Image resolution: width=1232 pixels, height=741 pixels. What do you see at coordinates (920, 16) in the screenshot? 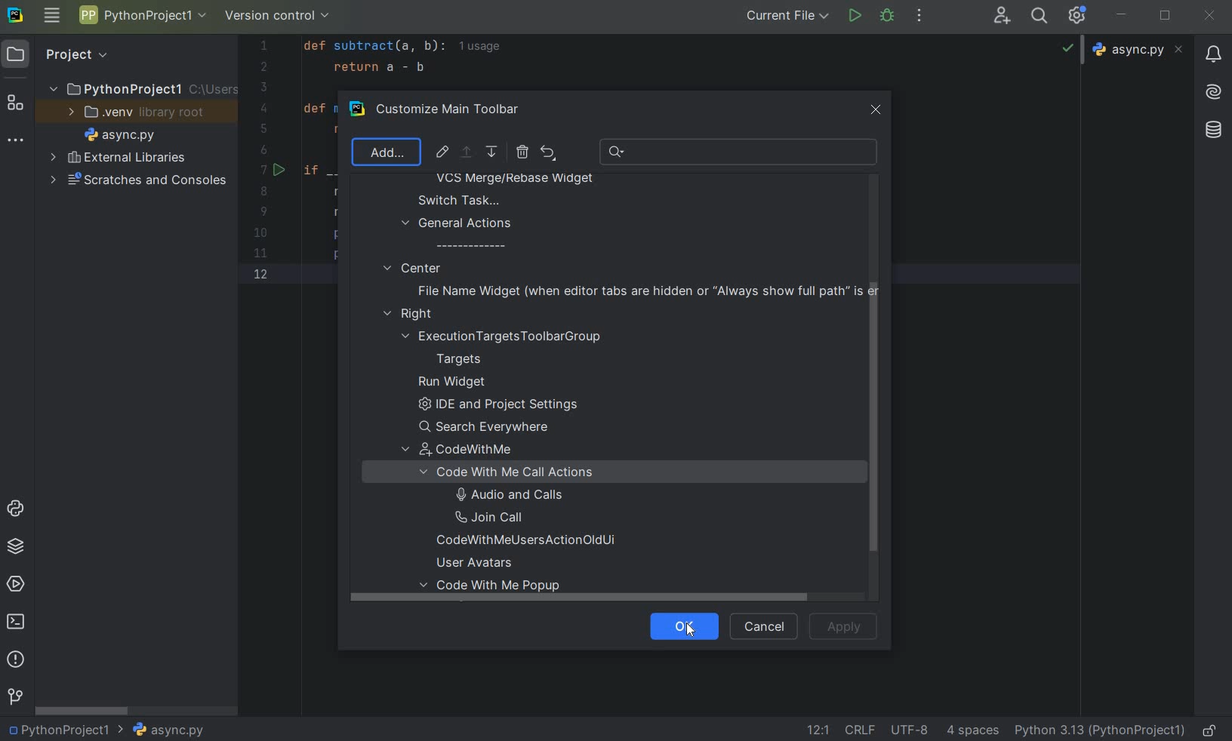
I see `MORE ACTIONS` at bounding box center [920, 16].